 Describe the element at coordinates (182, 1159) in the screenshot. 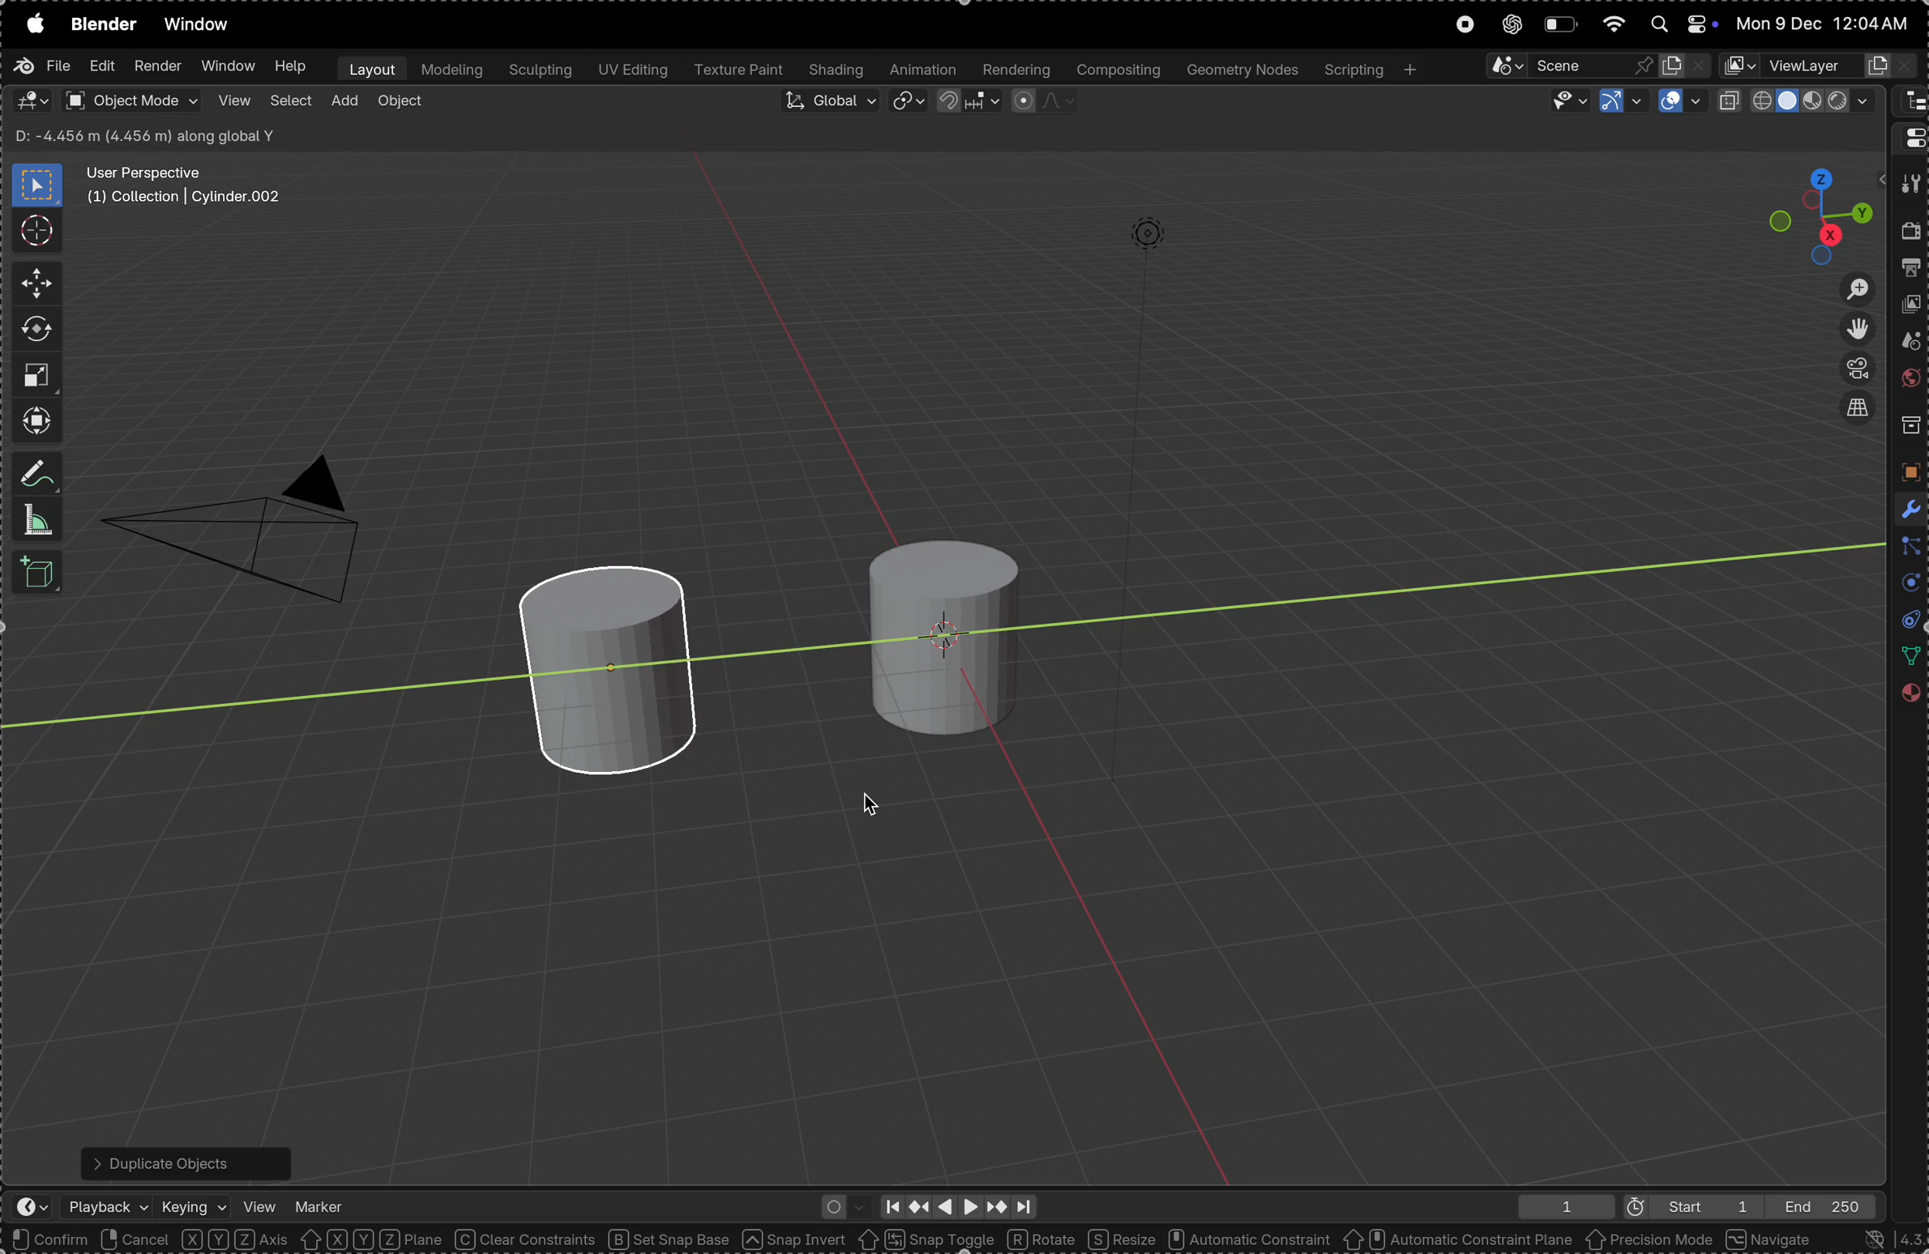

I see `Duplicate objects` at that location.